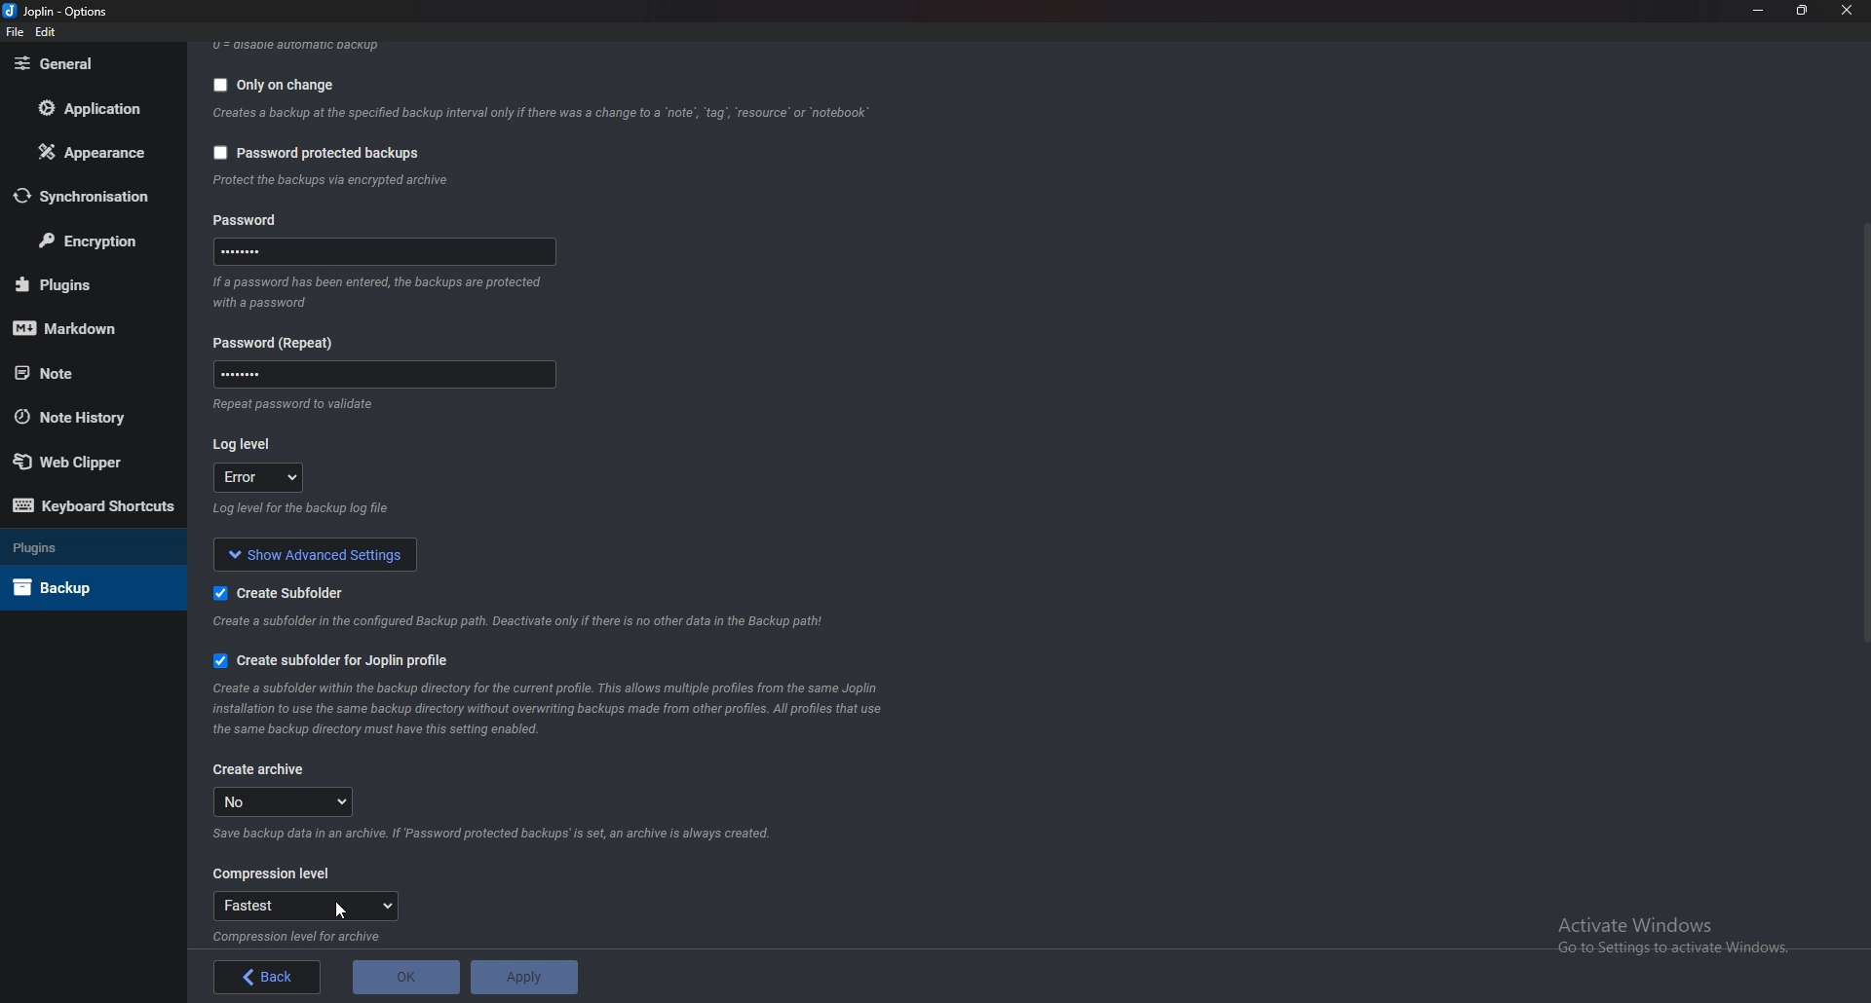  Describe the element at coordinates (16, 32) in the screenshot. I see `file` at that location.